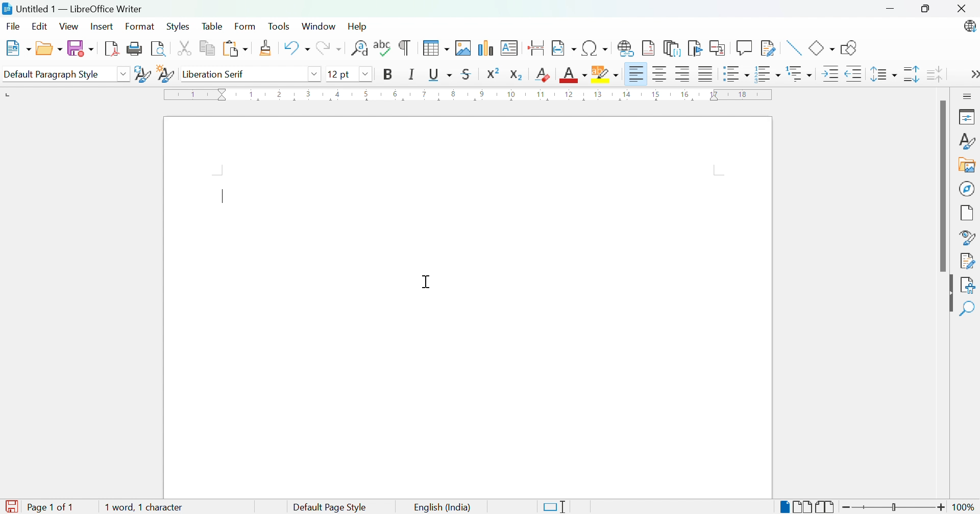  I want to click on Sidebar settings, so click(969, 96).